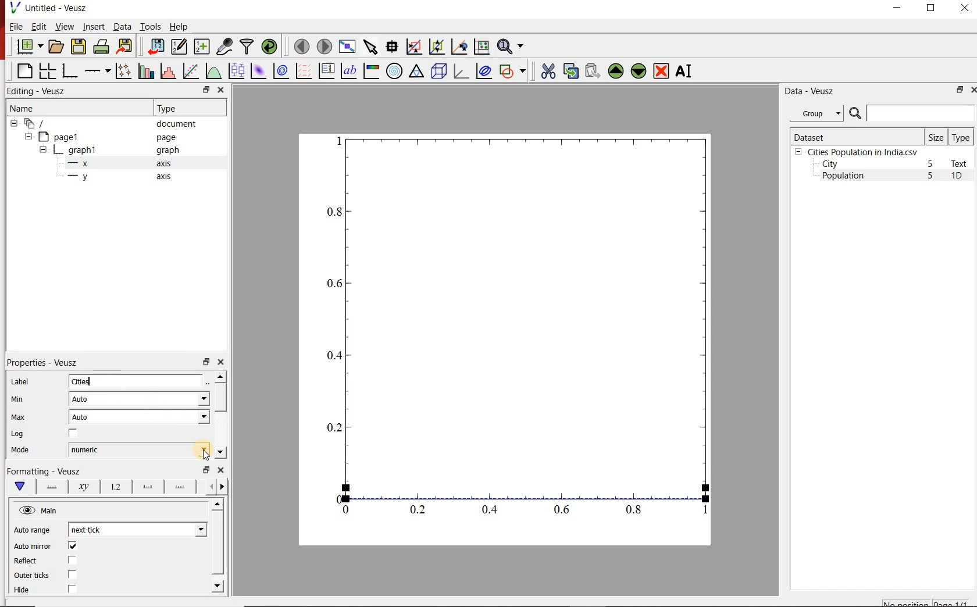  Describe the element at coordinates (861, 152) in the screenshot. I see `Cities Population in India.csv` at that location.